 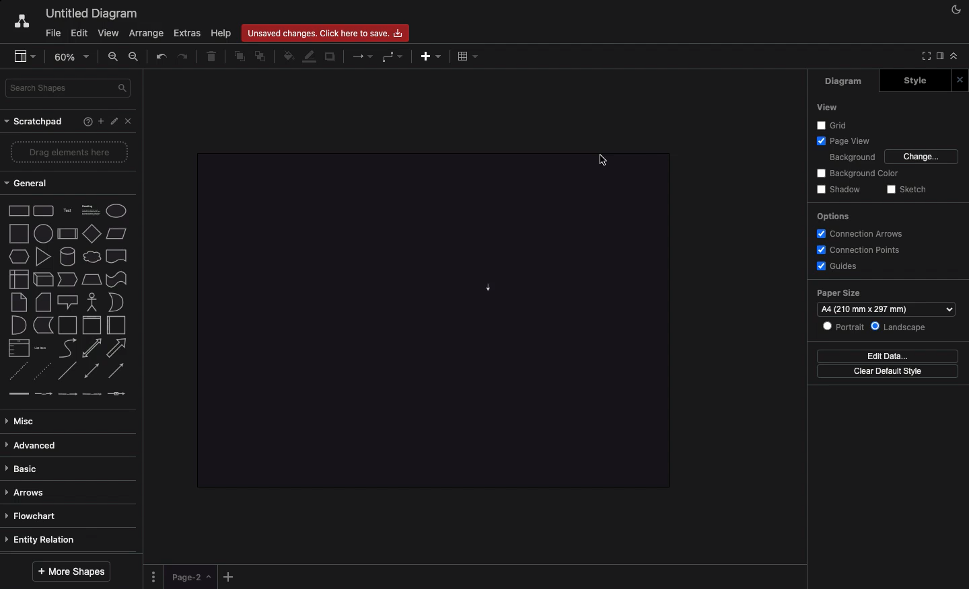 I want to click on Edit data, so click(x=887, y=356).